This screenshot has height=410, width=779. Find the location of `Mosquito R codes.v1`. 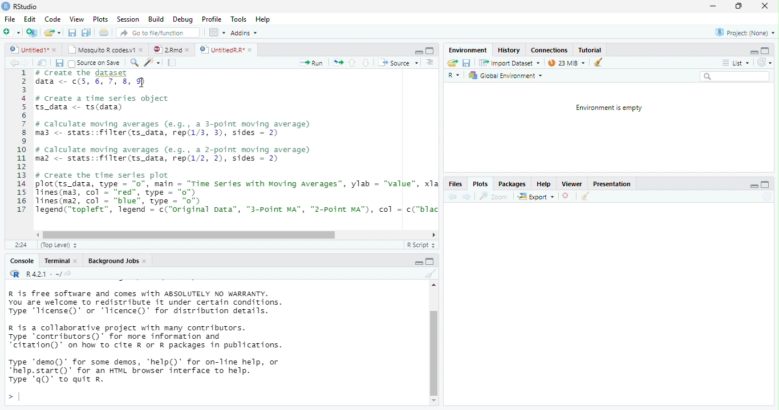

Mosquito R codes.v1 is located at coordinates (103, 49).